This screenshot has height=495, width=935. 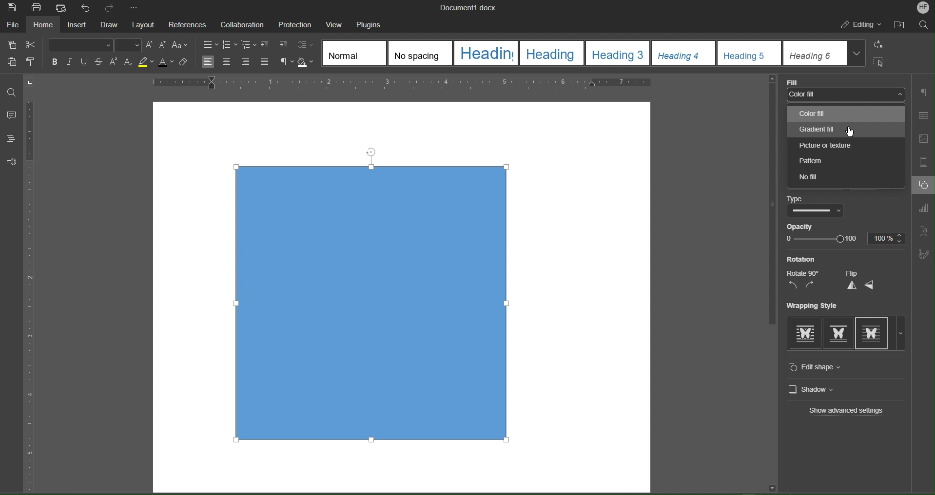 I want to click on Pattern , so click(x=838, y=162).